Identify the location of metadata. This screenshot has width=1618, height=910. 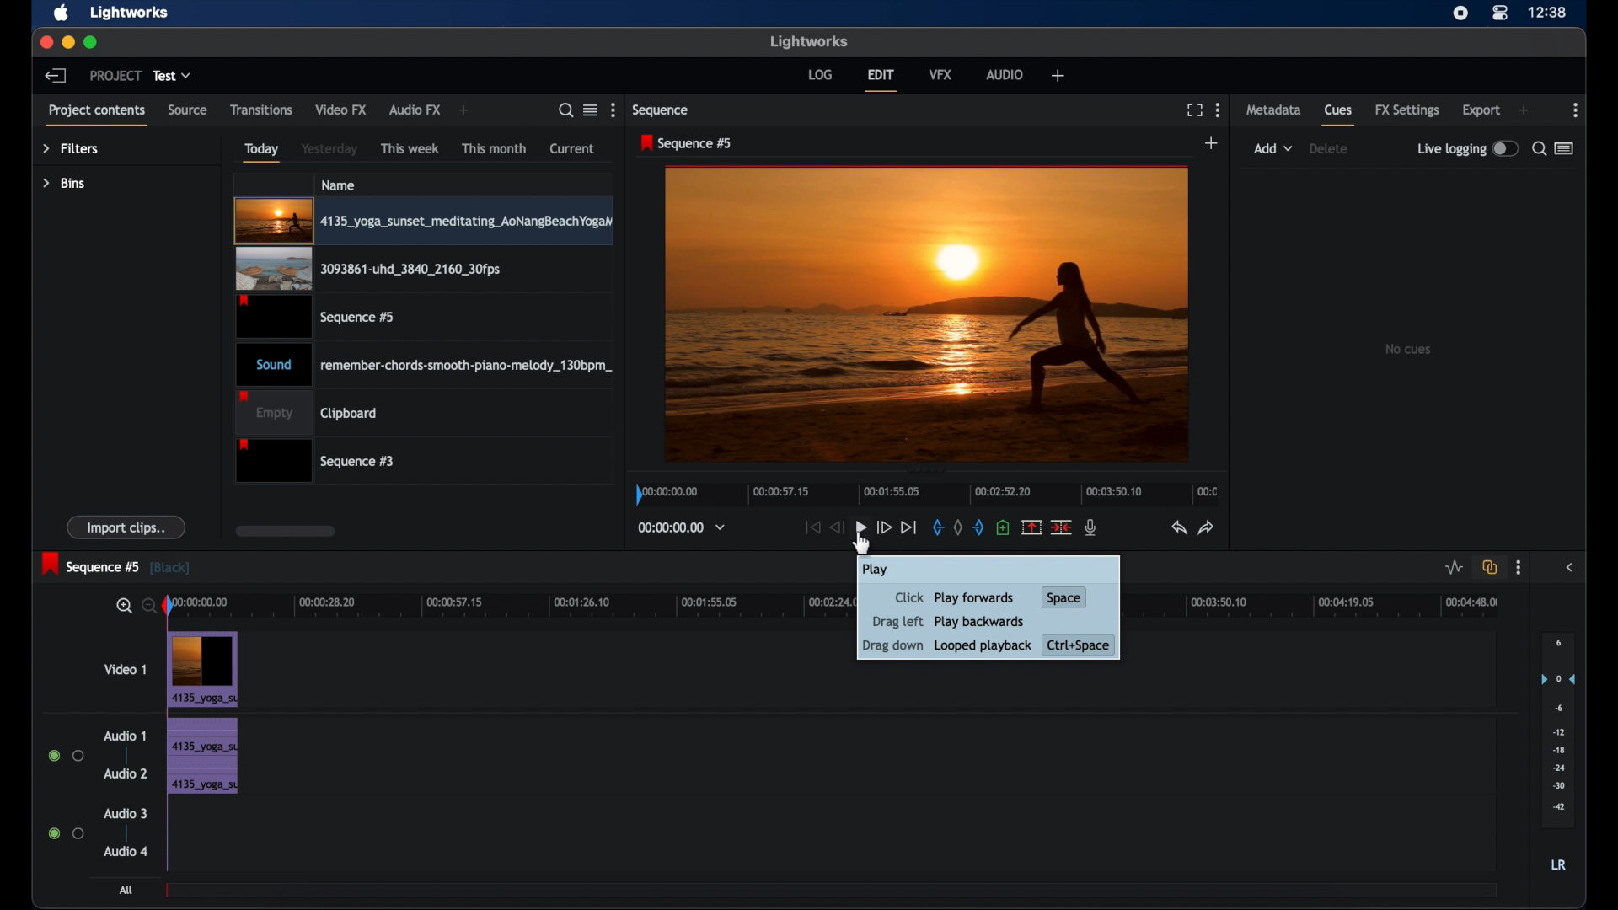
(1274, 110).